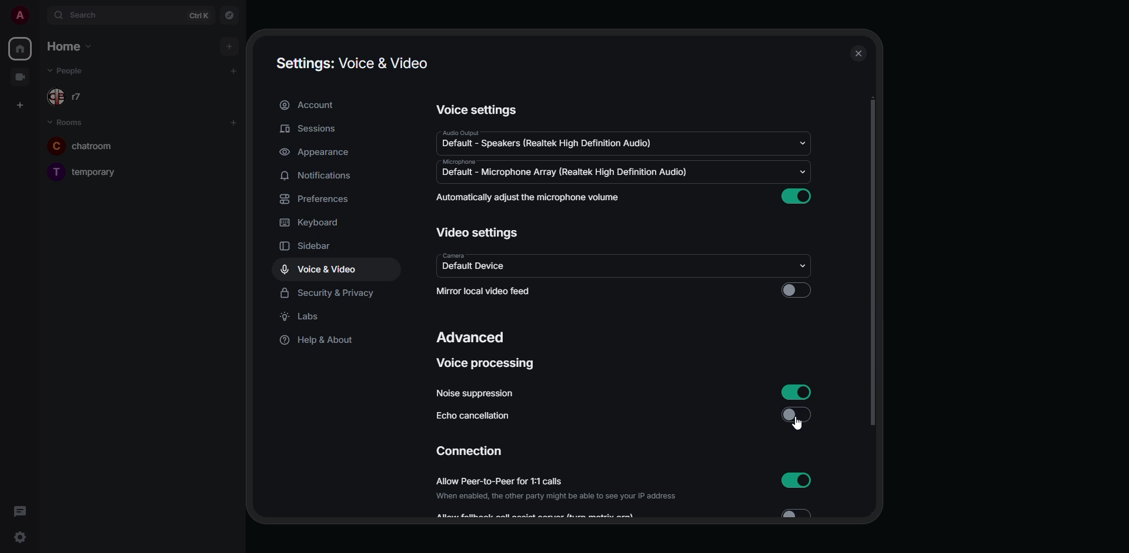 The height and width of the screenshot is (553, 1129). I want to click on drop down, so click(803, 171).